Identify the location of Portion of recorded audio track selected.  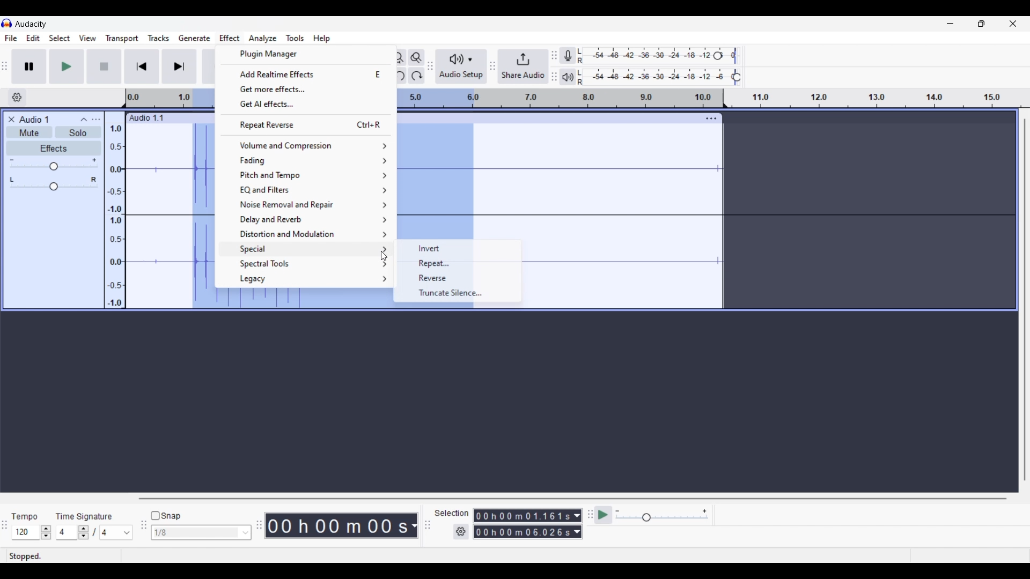
(201, 216).